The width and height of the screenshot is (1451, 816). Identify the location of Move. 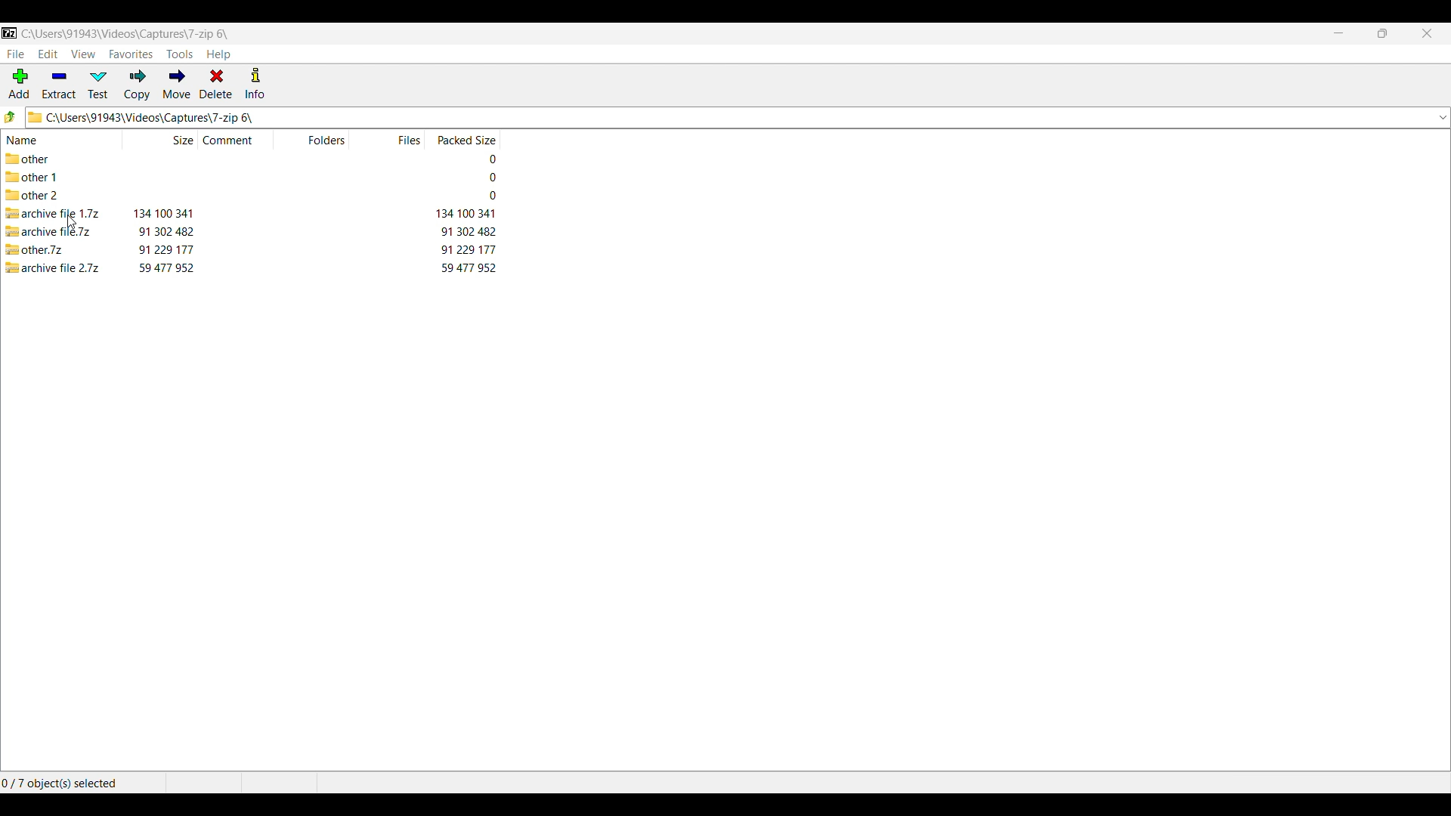
(177, 84).